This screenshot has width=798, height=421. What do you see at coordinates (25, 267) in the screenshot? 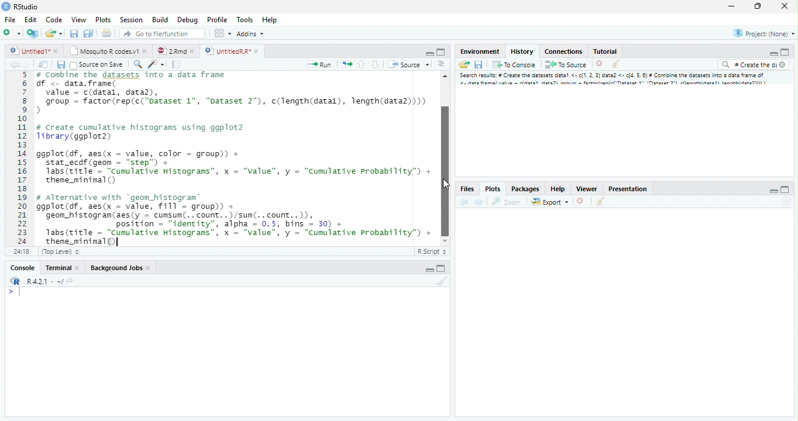
I see `Console` at bounding box center [25, 267].